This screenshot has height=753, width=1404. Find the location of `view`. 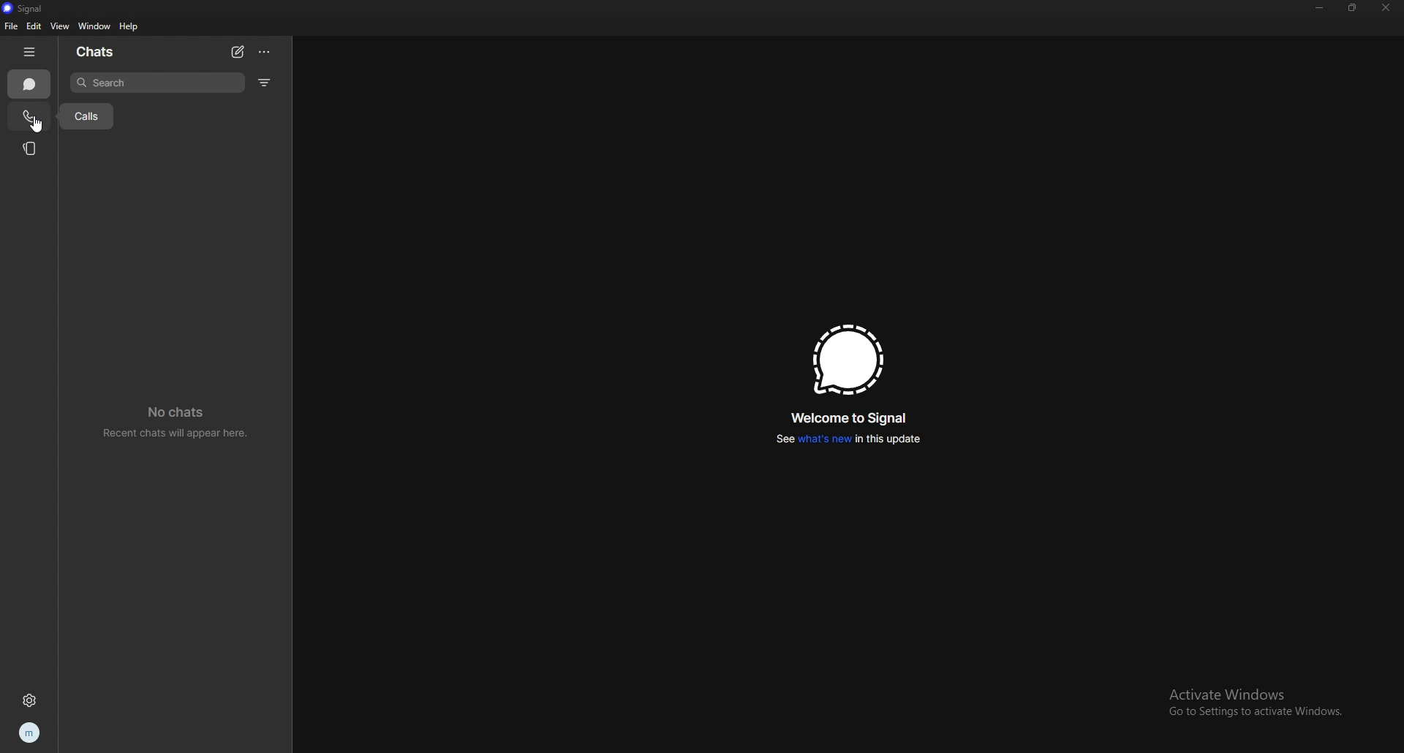

view is located at coordinates (59, 26).